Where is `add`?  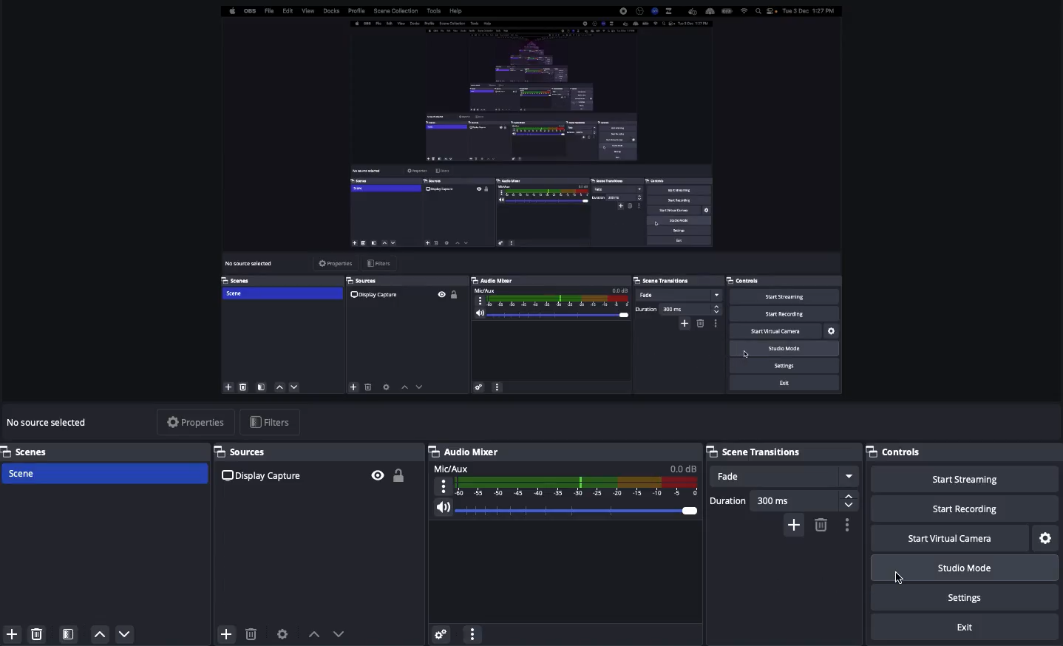
add is located at coordinates (225, 633).